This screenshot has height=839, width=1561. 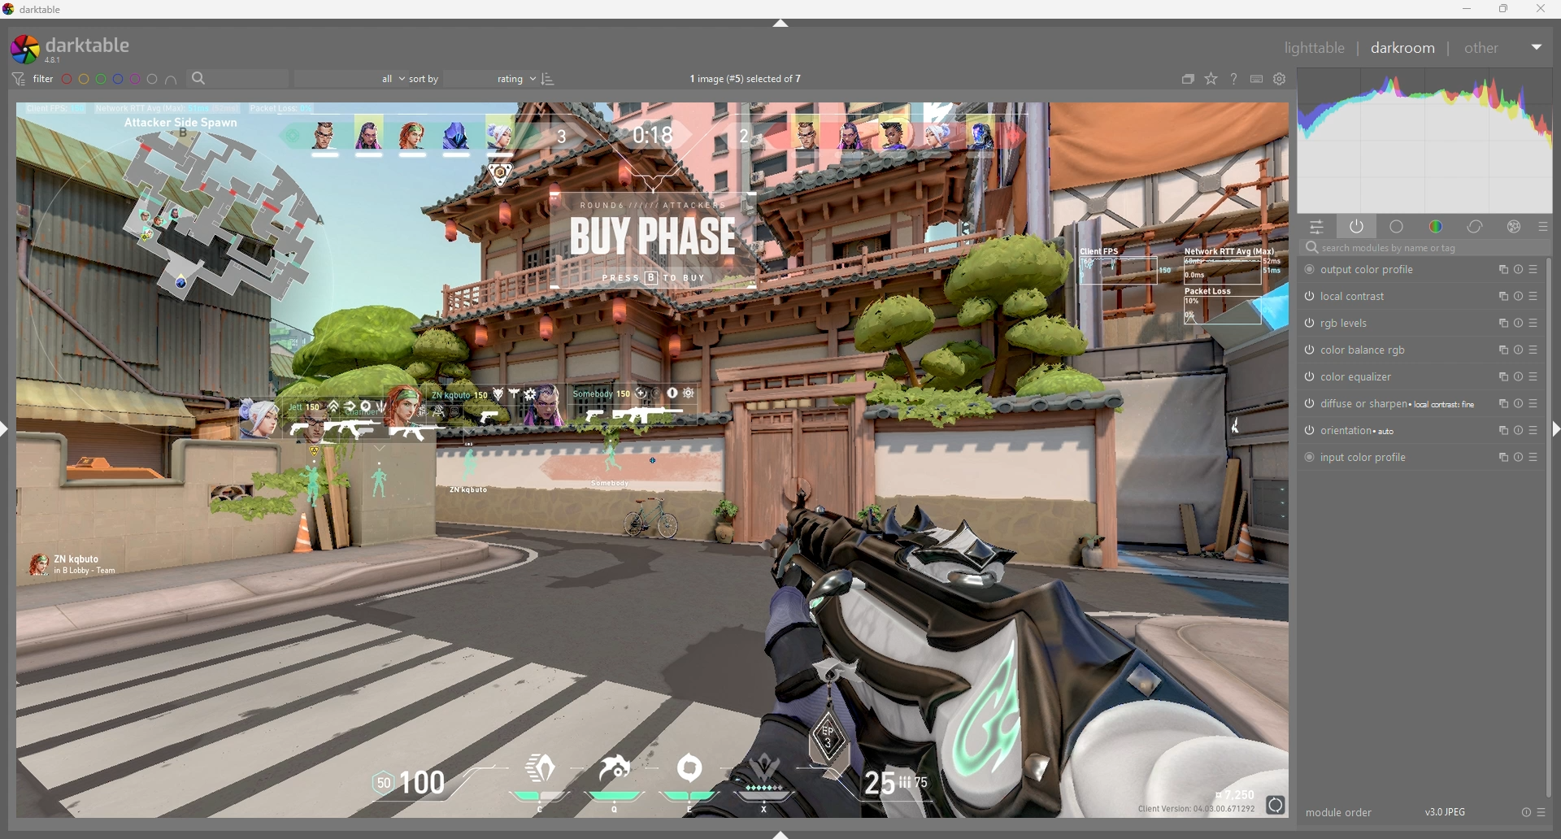 What do you see at coordinates (1498, 269) in the screenshot?
I see `multiple instances actions` at bounding box center [1498, 269].